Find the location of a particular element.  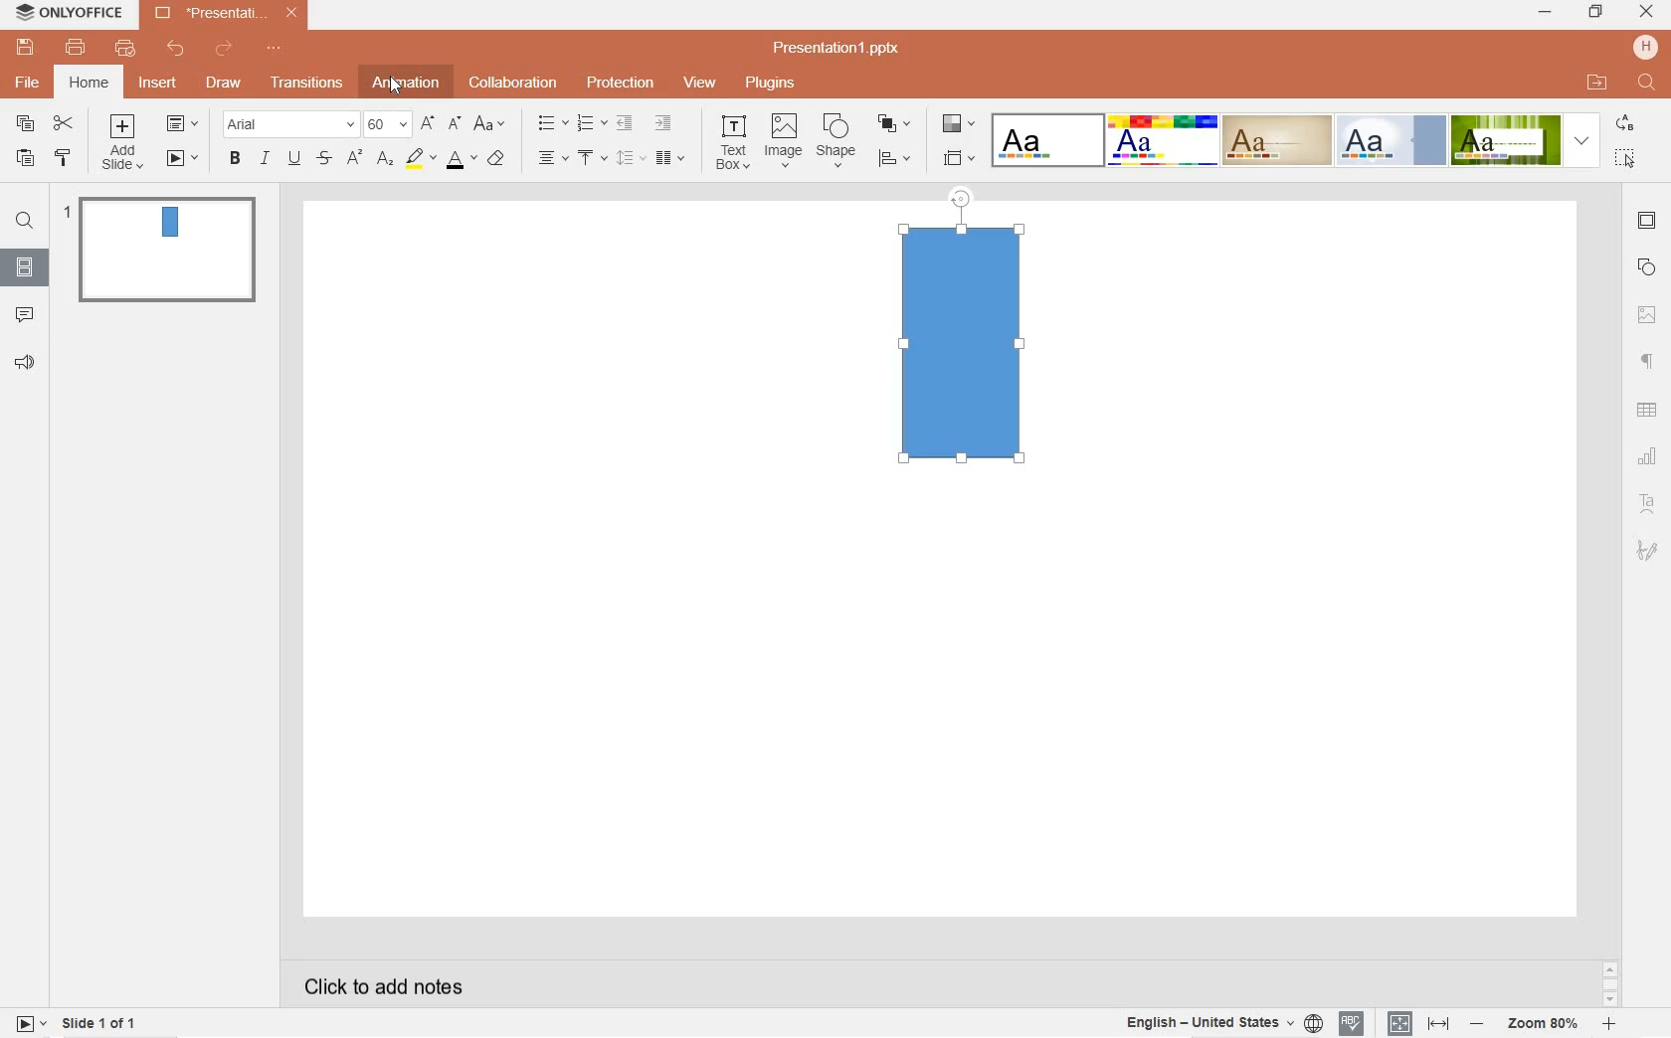

click to add notes is located at coordinates (376, 984).